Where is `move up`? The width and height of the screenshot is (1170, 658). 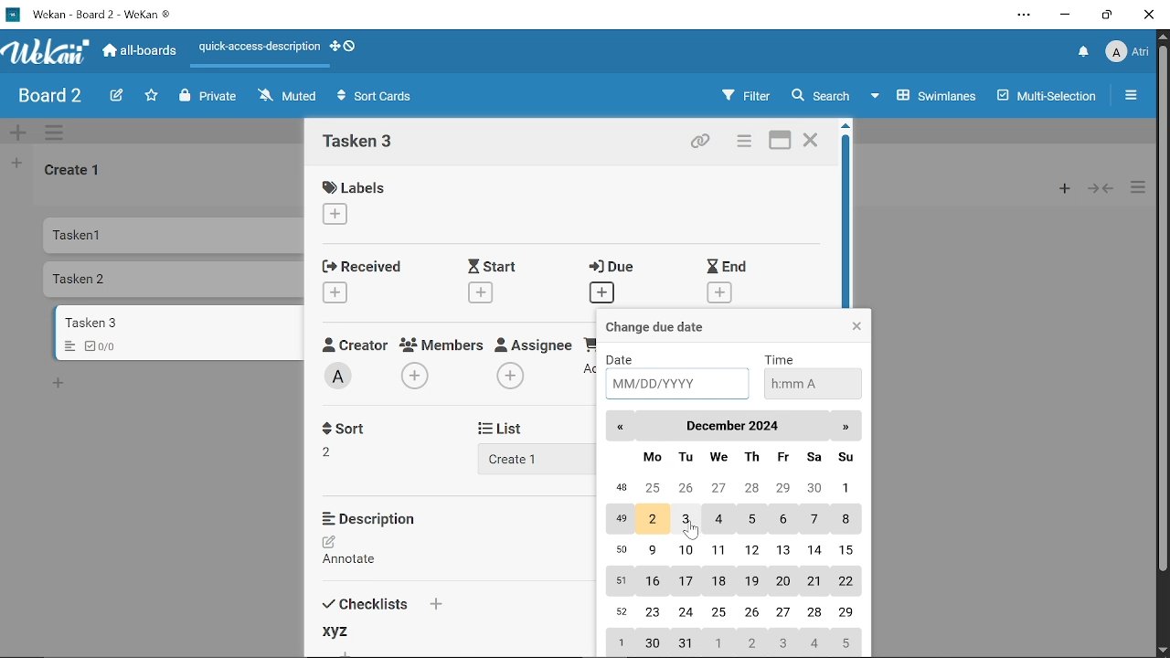
move up is located at coordinates (845, 129).